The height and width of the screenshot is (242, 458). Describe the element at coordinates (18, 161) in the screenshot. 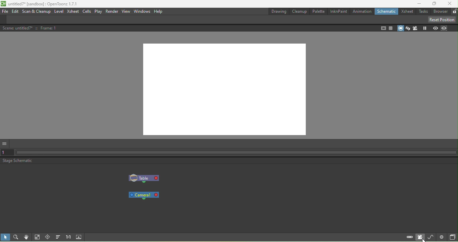

I see `Stage schematic` at that location.